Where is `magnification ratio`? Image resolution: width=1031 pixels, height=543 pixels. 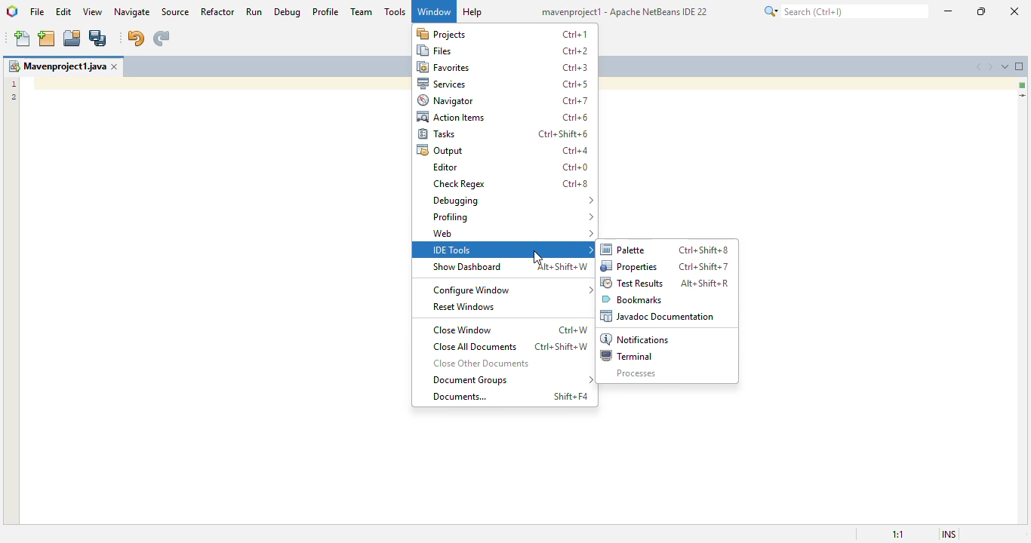
magnification ratio is located at coordinates (894, 532).